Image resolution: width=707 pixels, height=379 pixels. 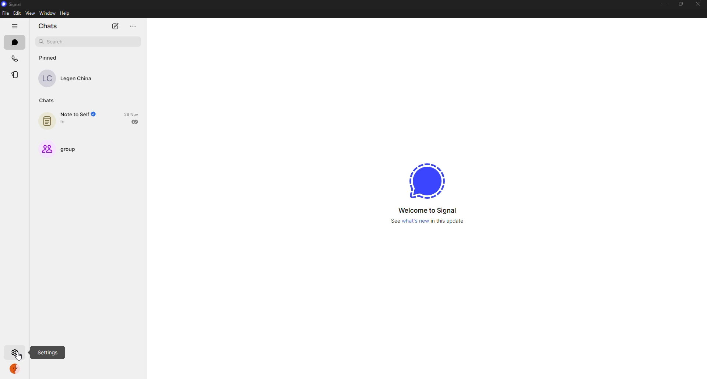 I want to click on settings, so click(x=48, y=352).